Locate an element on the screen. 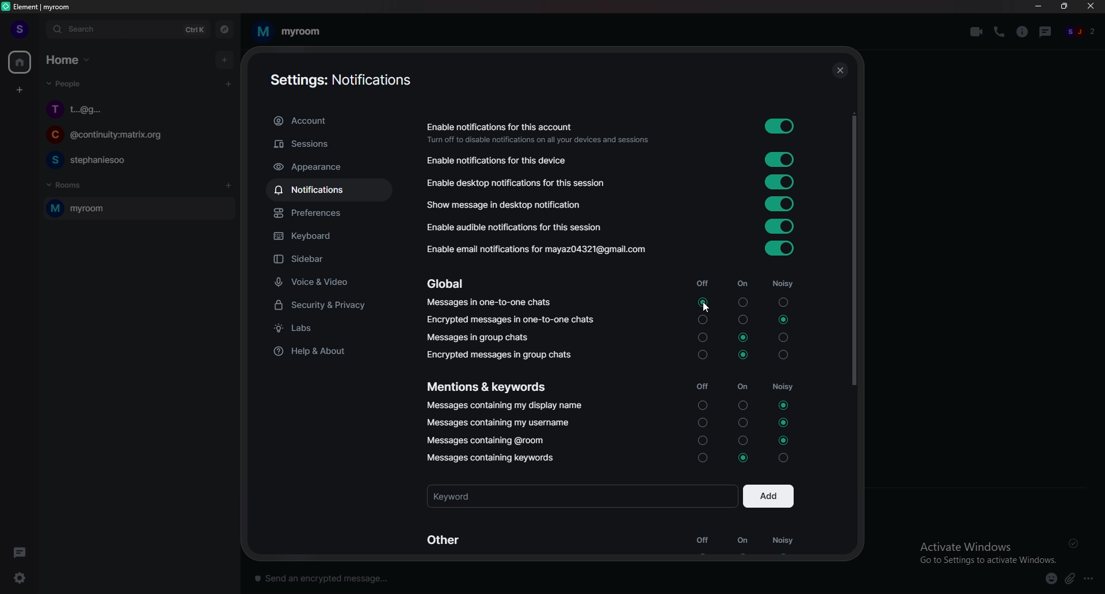 Image resolution: width=1105 pixels, height=594 pixels. enable desktop notifications for this session is located at coordinates (521, 183).